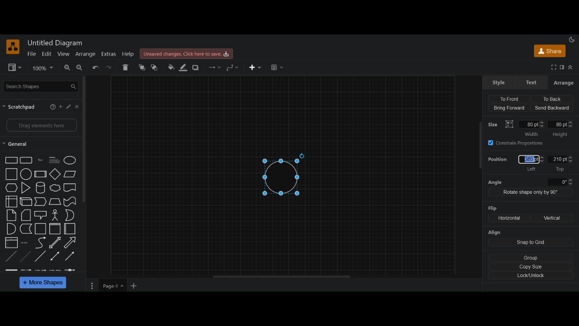 The height and width of the screenshot is (326, 579). I want to click on arrow, so click(41, 201).